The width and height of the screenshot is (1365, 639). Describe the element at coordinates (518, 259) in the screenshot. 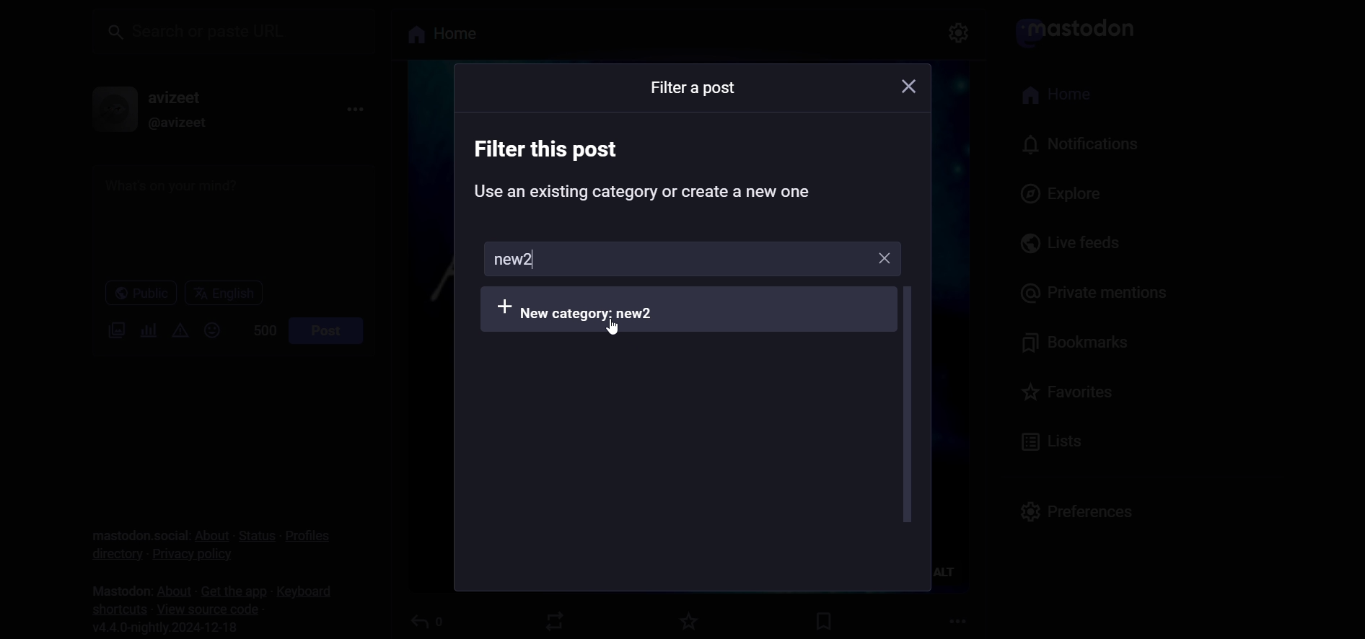

I see `new category name` at that location.